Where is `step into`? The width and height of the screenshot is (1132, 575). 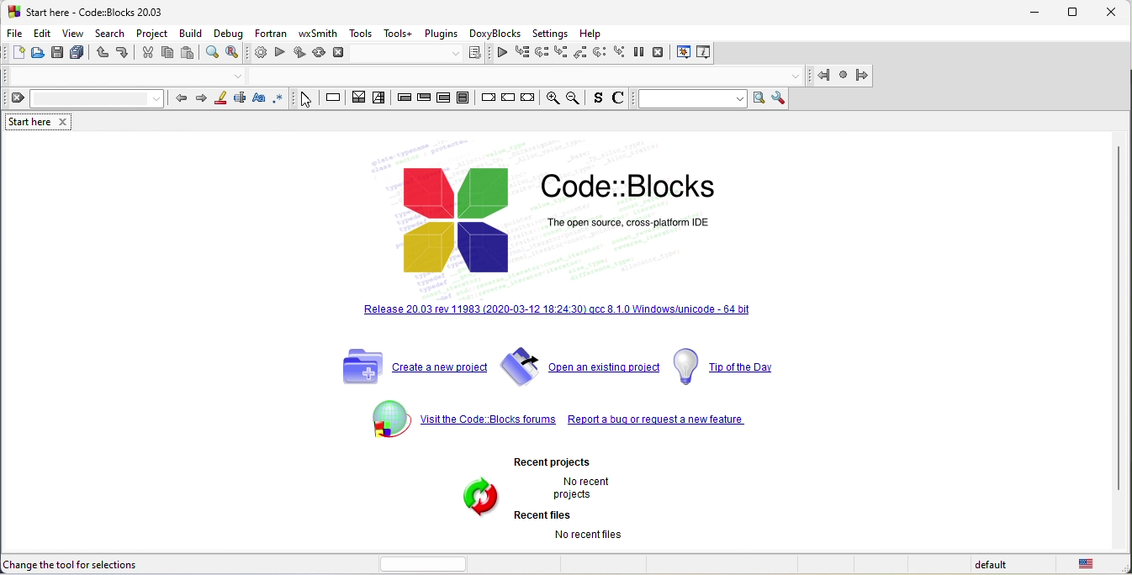 step into is located at coordinates (563, 55).